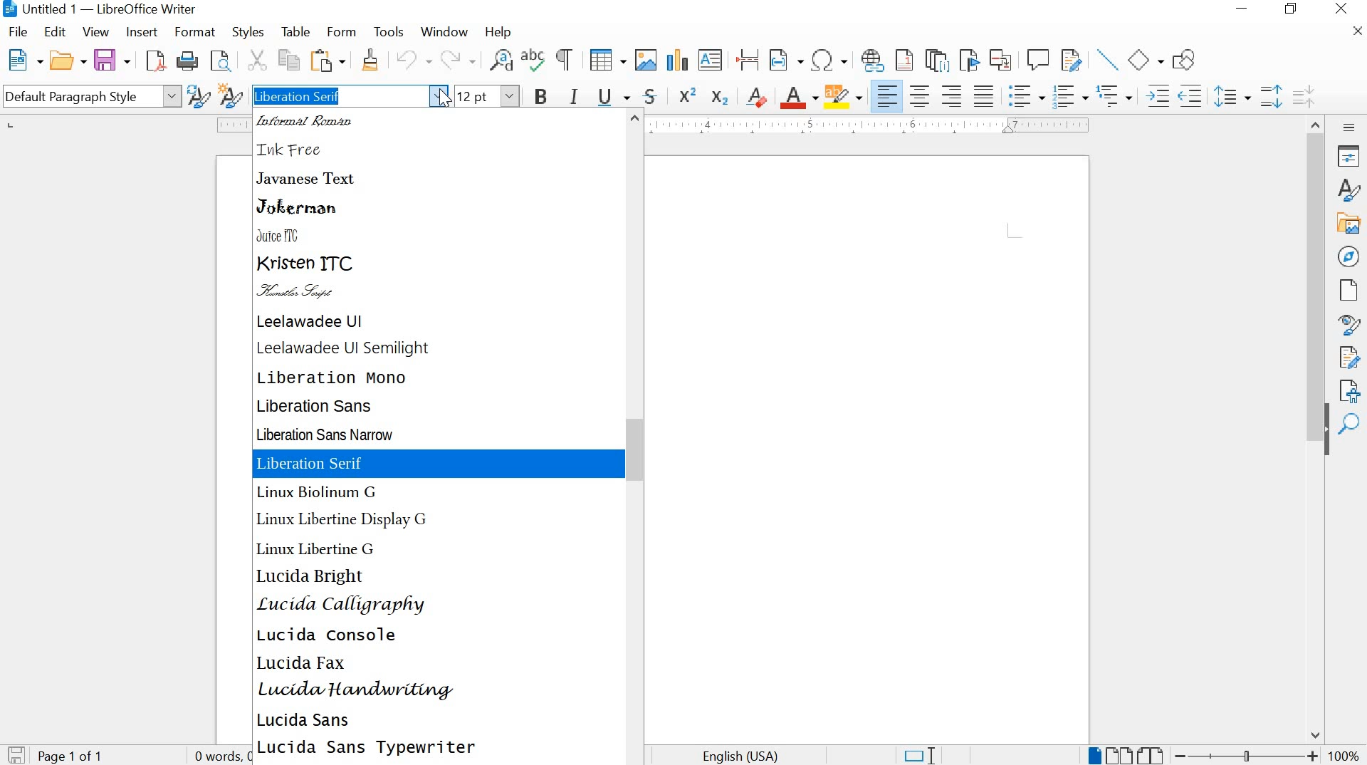 Image resolution: width=1367 pixels, height=765 pixels. Describe the element at coordinates (439, 464) in the screenshot. I see `LIBERATION SERIF` at that location.